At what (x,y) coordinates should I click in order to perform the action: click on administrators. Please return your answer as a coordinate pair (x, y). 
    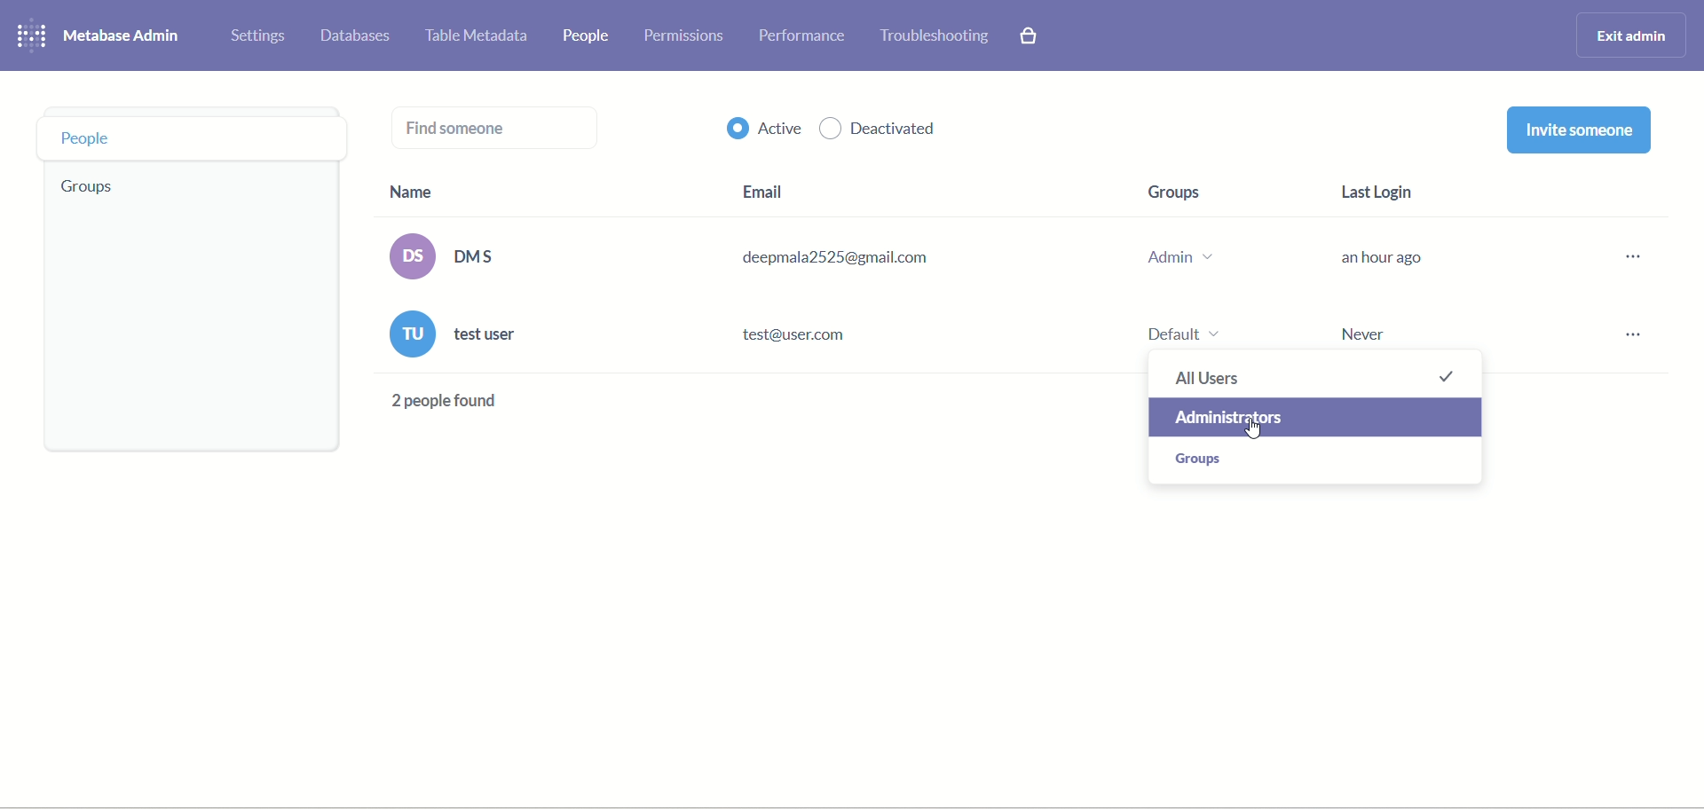
    Looking at the image, I should click on (1316, 417).